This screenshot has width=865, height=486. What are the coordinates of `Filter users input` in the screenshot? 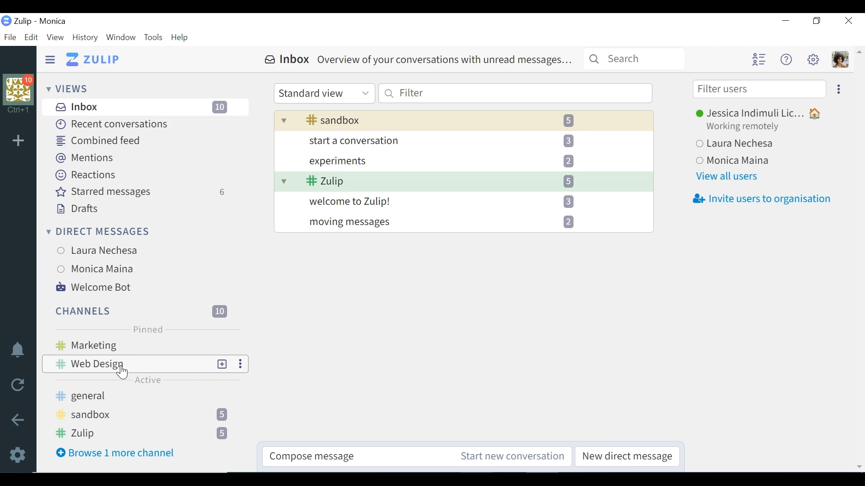 It's located at (759, 90).